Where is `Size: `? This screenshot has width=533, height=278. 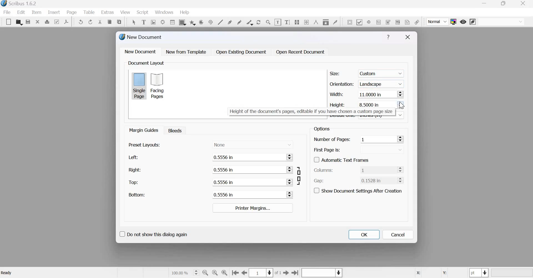 Size:  is located at coordinates (335, 74).